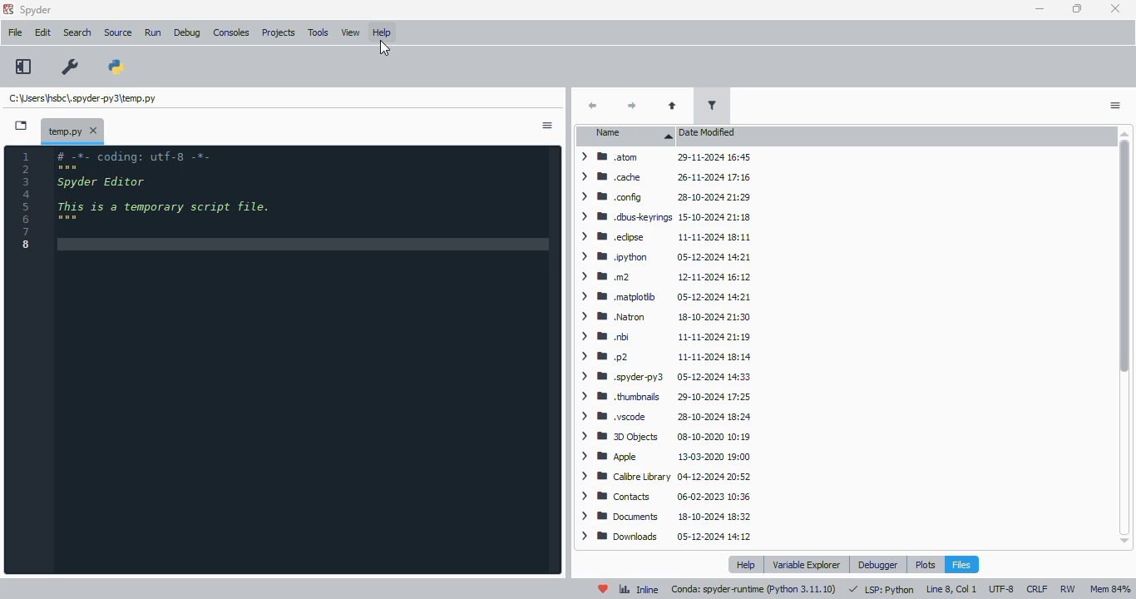 The image size is (1136, 599). Describe the element at coordinates (278, 34) in the screenshot. I see `projects` at that location.